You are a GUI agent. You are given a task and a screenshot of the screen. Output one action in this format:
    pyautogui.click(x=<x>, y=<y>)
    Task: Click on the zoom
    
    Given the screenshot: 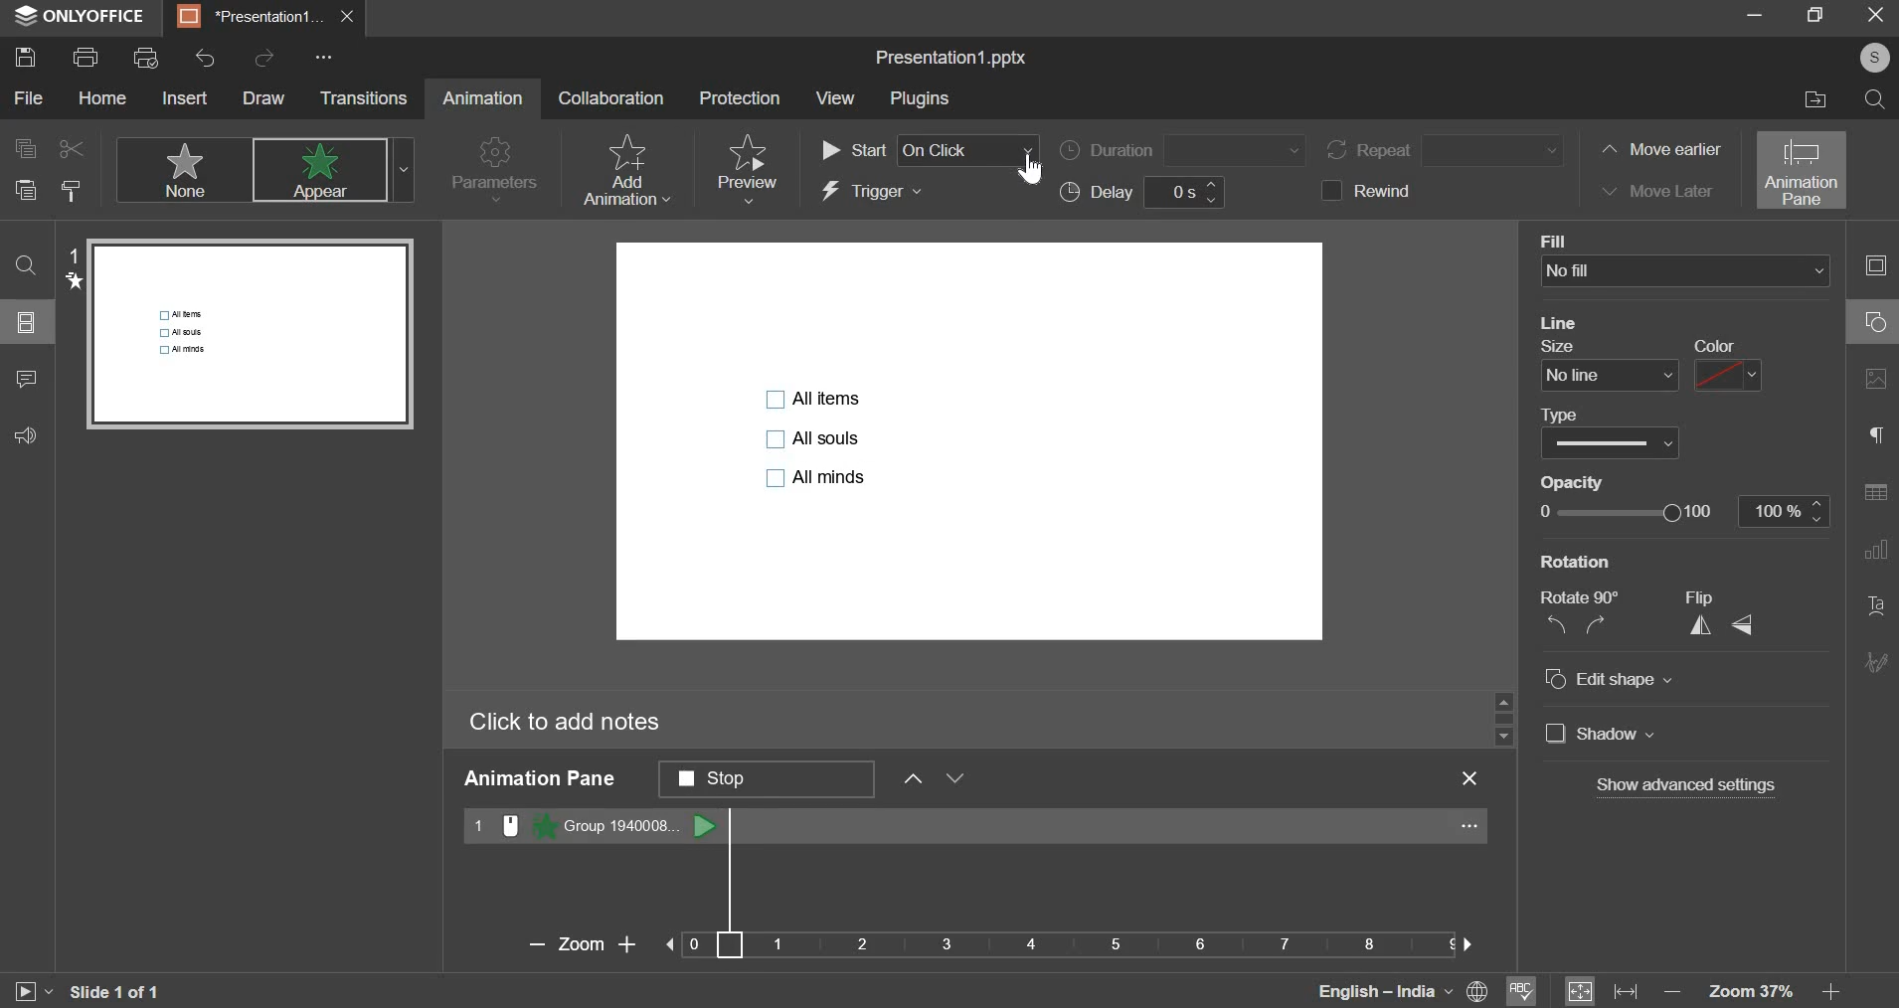 What is the action you would take?
    pyautogui.click(x=1766, y=991)
    